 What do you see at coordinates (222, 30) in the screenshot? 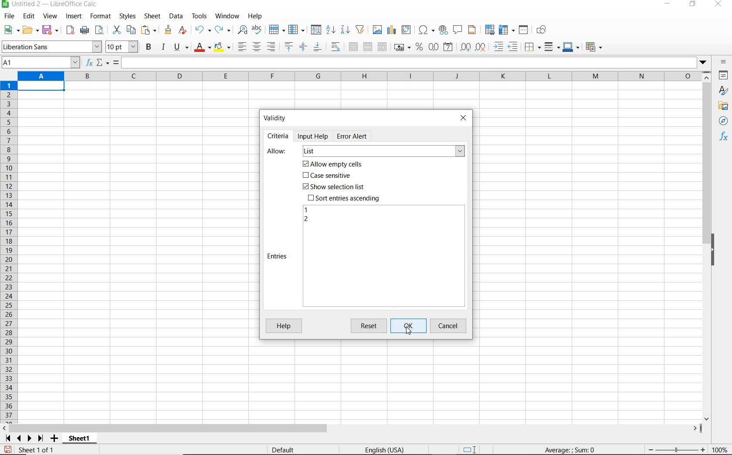
I see `redo` at bounding box center [222, 30].